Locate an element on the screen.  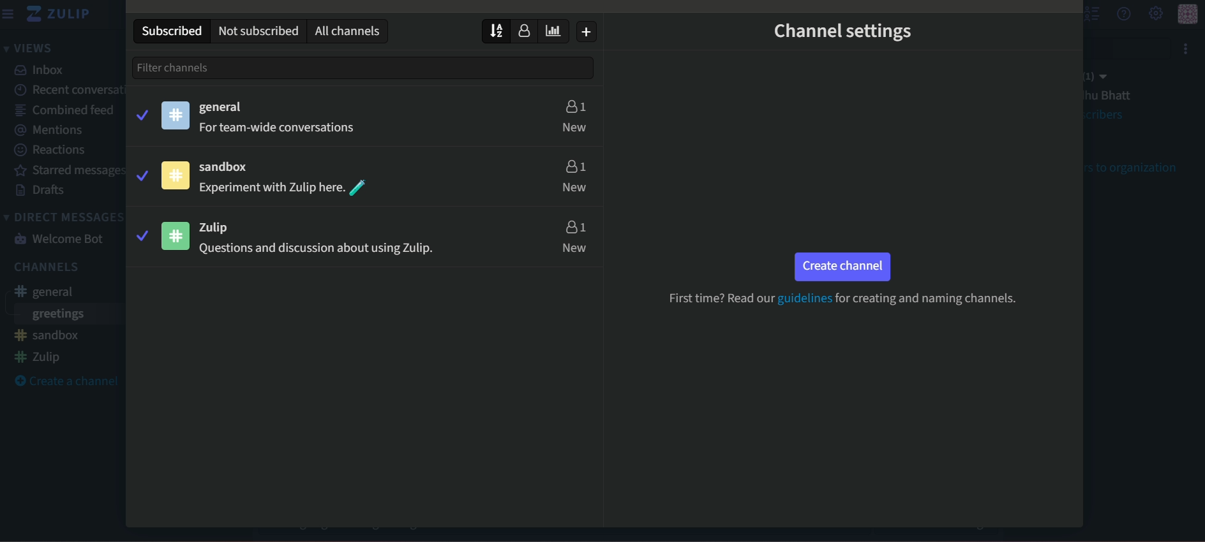
Reactions is located at coordinates (50, 150).